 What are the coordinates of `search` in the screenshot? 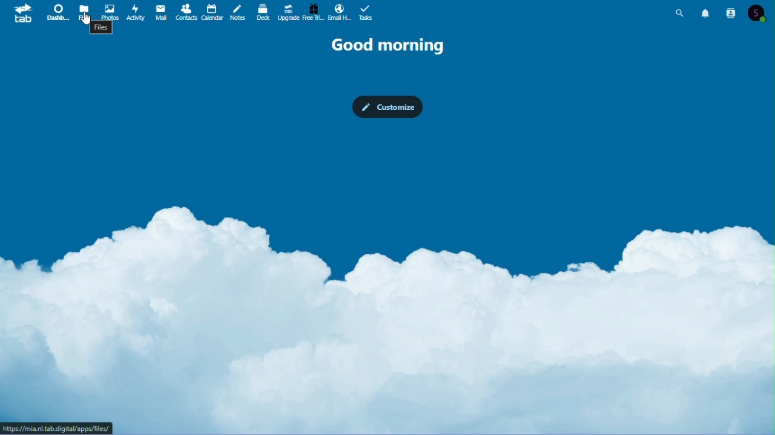 It's located at (681, 13).